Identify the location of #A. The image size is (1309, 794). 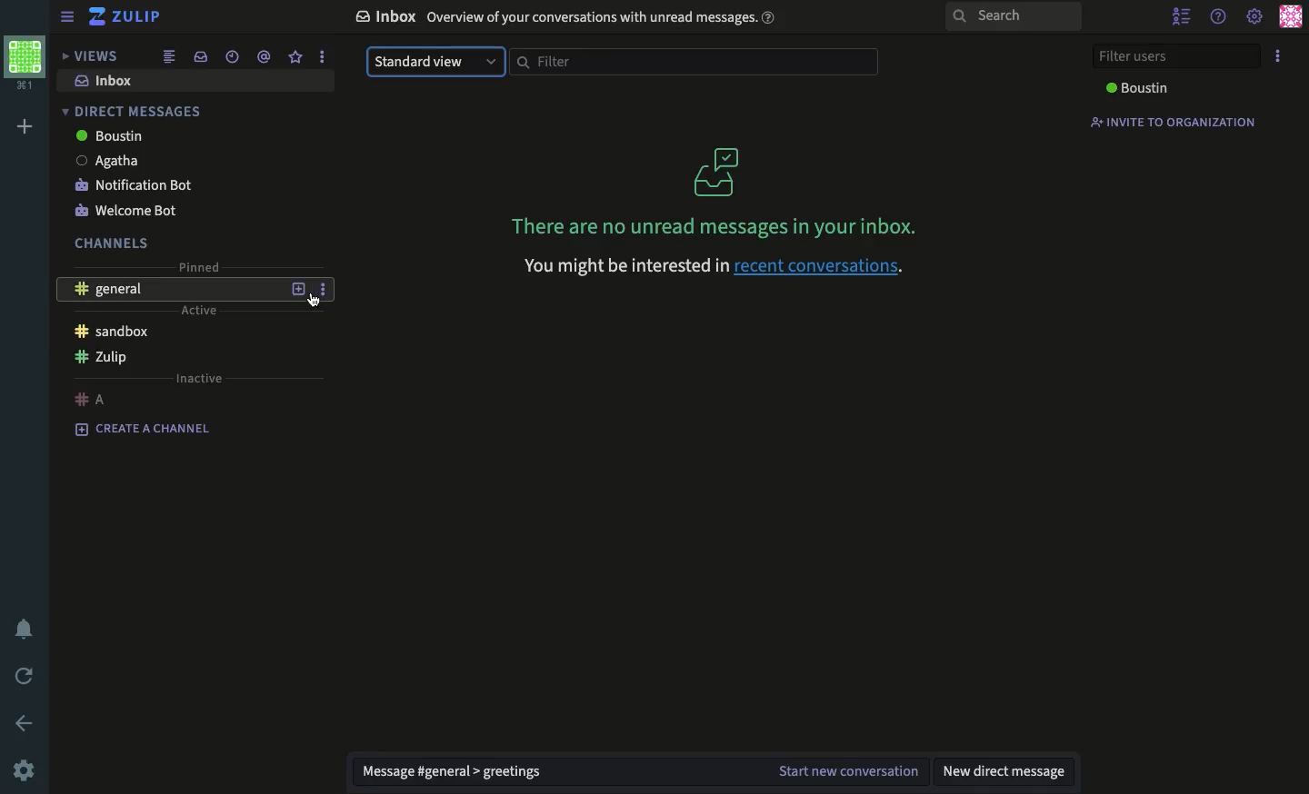
(88, 399).